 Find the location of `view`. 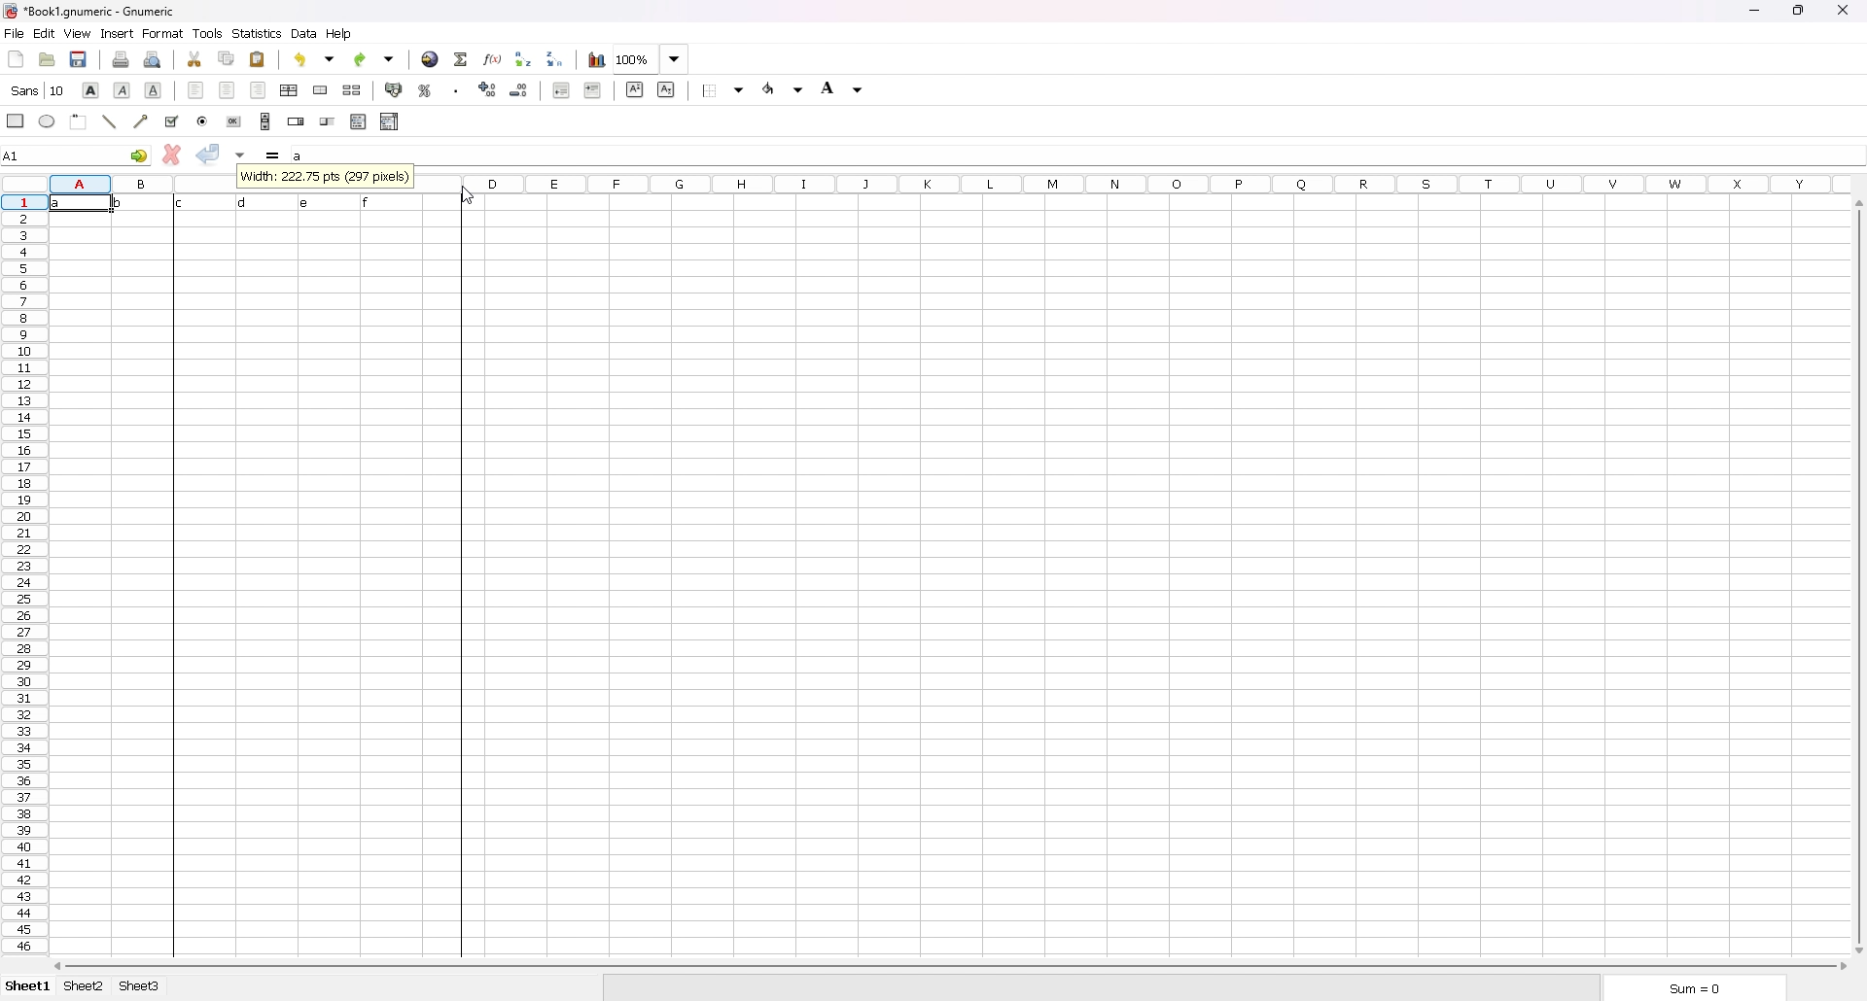

view is located at coordinates (78, 33).